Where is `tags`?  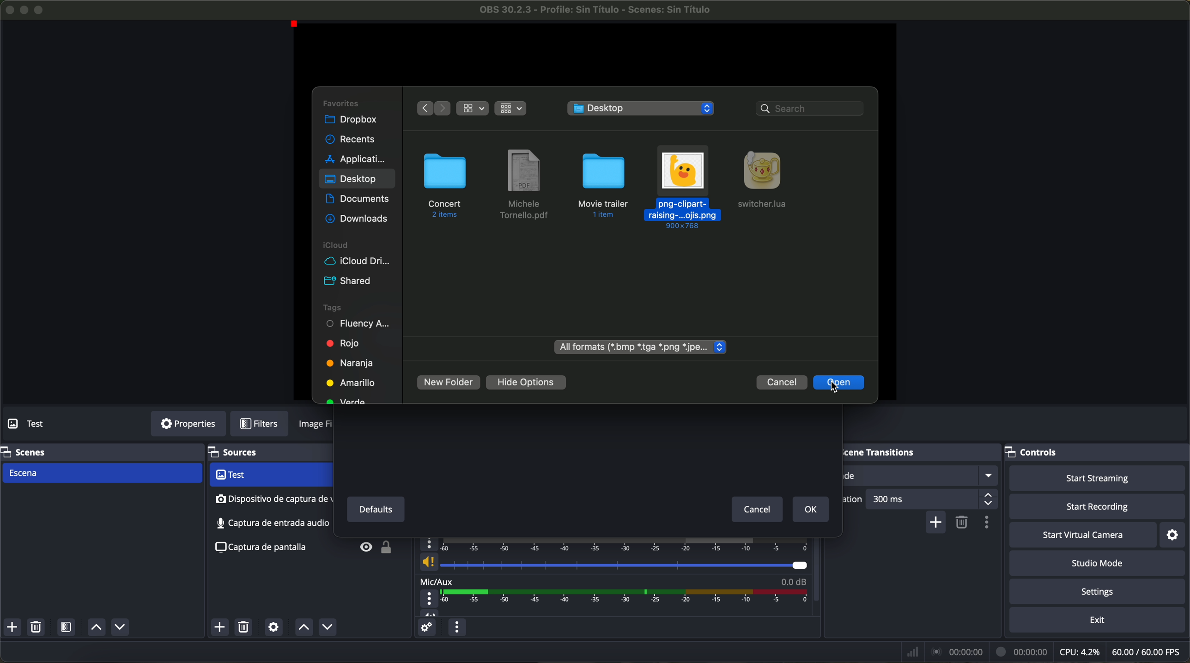 tags is located at coordinates (334, 308).